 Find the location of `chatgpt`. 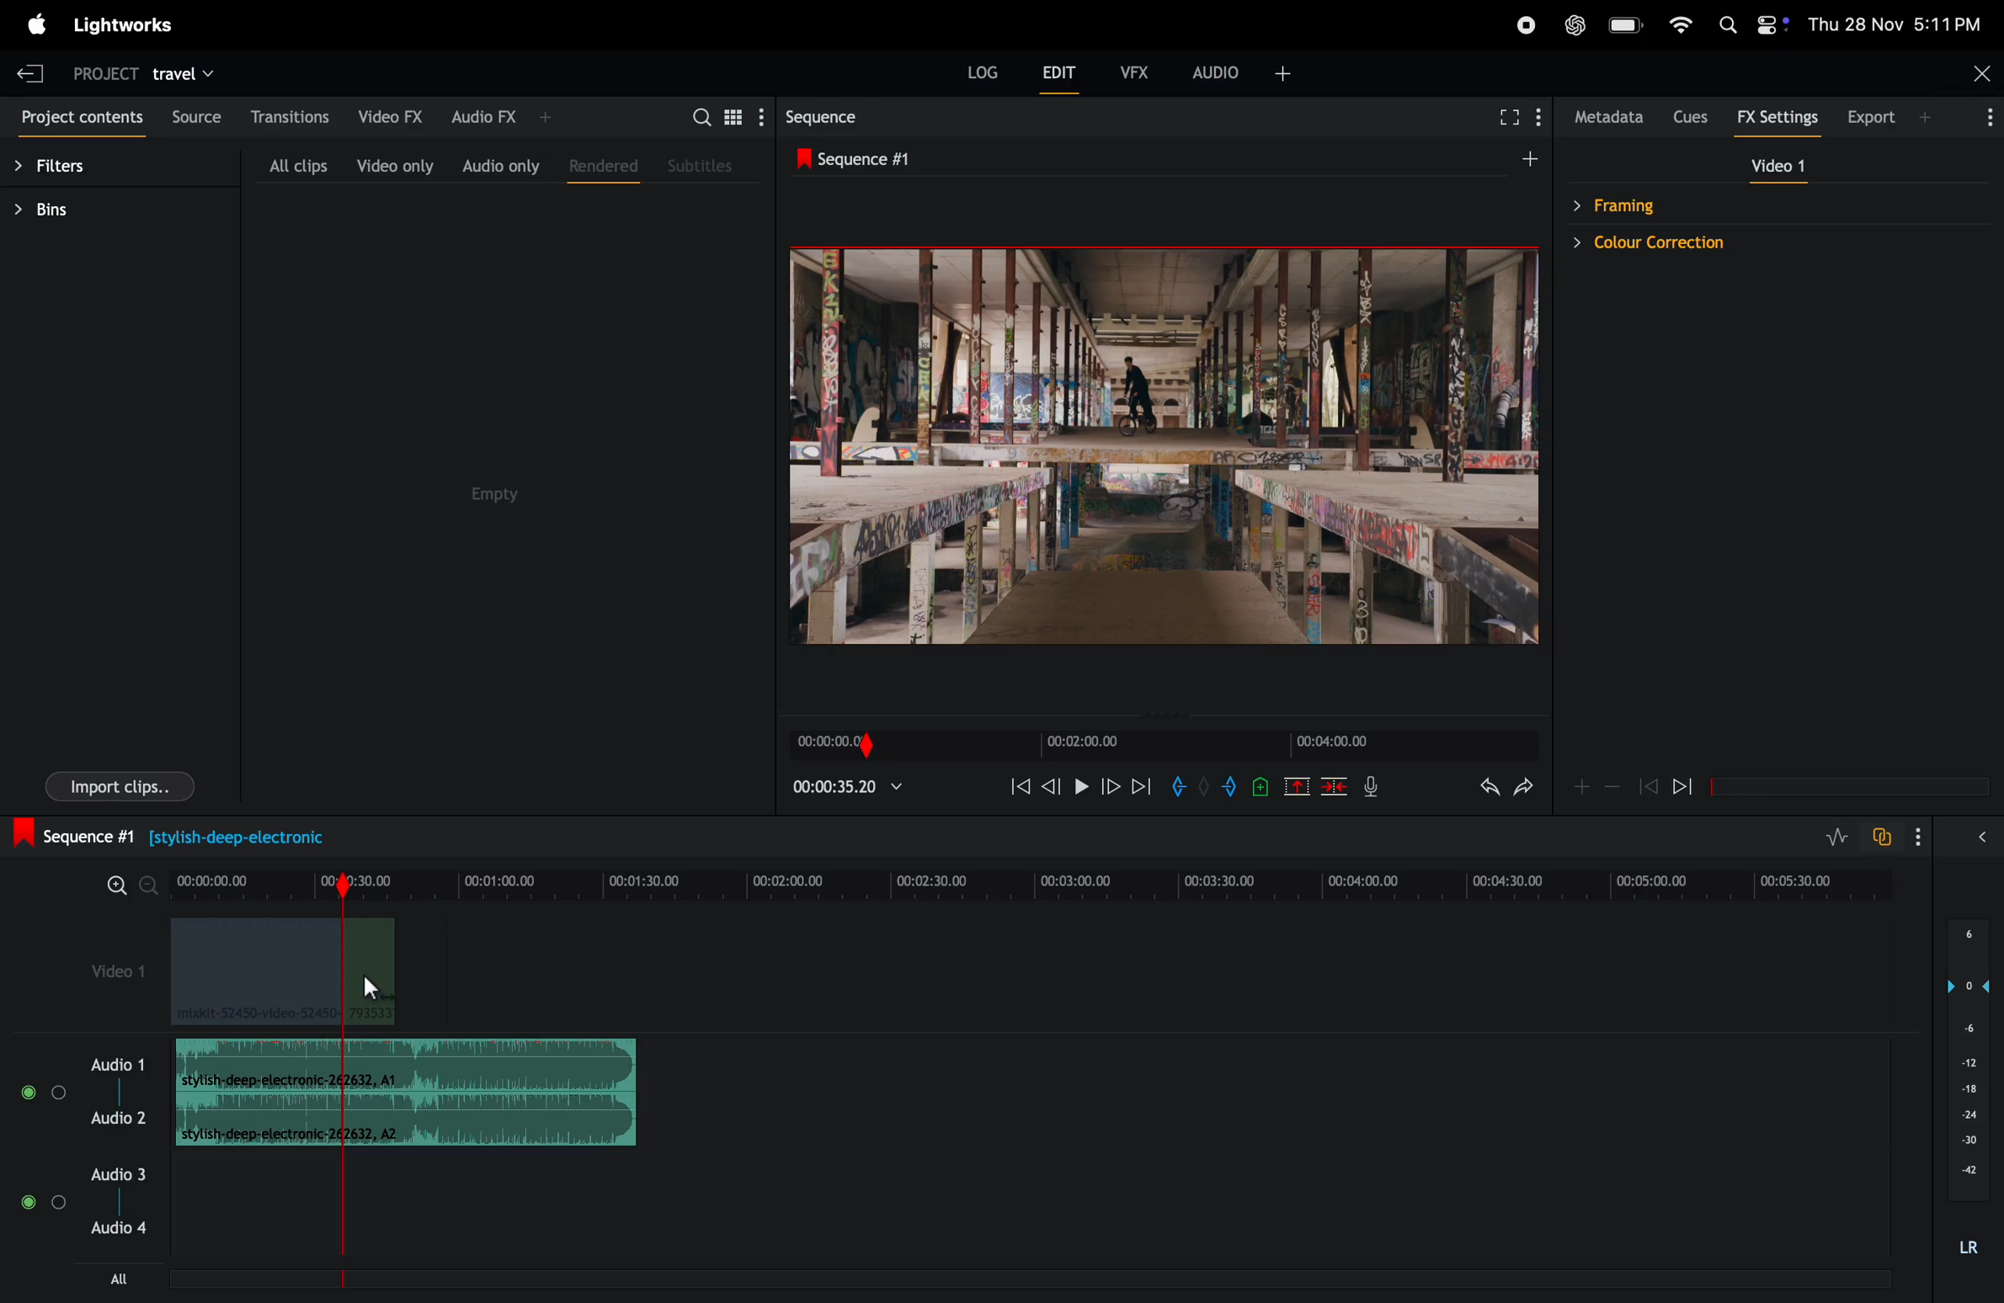

chatgpt is located at coordinates (1575, 24).